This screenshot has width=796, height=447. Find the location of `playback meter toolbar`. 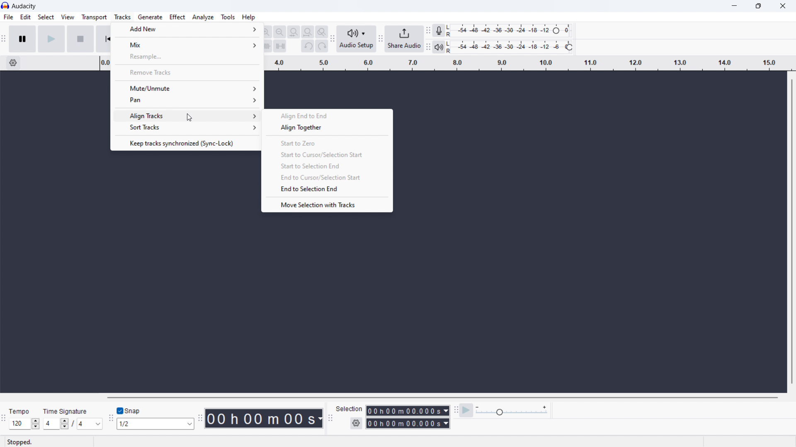

playback meter toolbar is located at coordinates (428, 47).